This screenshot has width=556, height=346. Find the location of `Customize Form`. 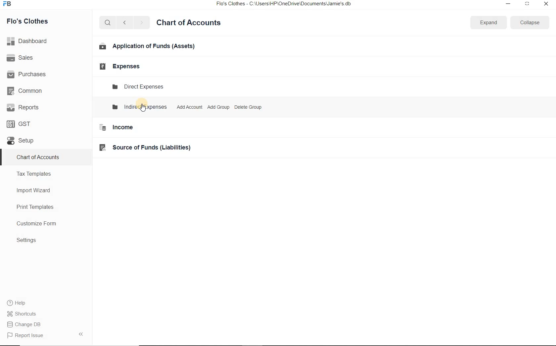

Customize Form is located at coordinates (37, 224).